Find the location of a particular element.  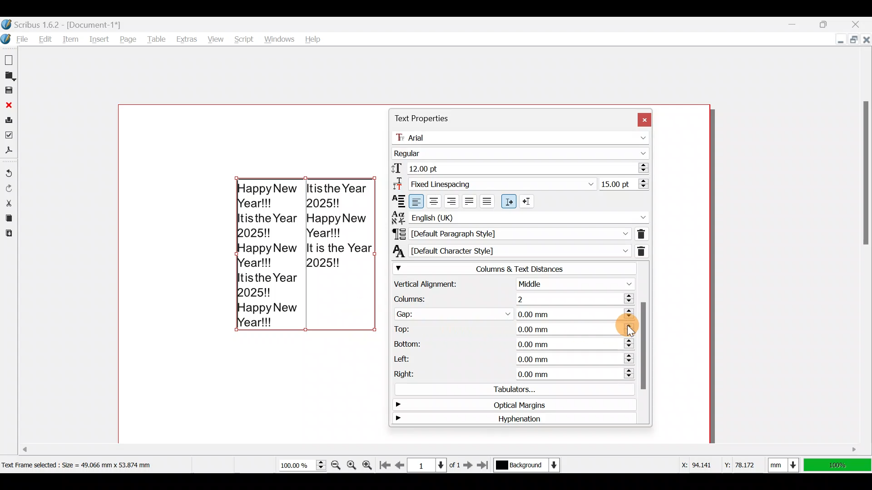

Align text forced justified is located at coordinates (490, 201).